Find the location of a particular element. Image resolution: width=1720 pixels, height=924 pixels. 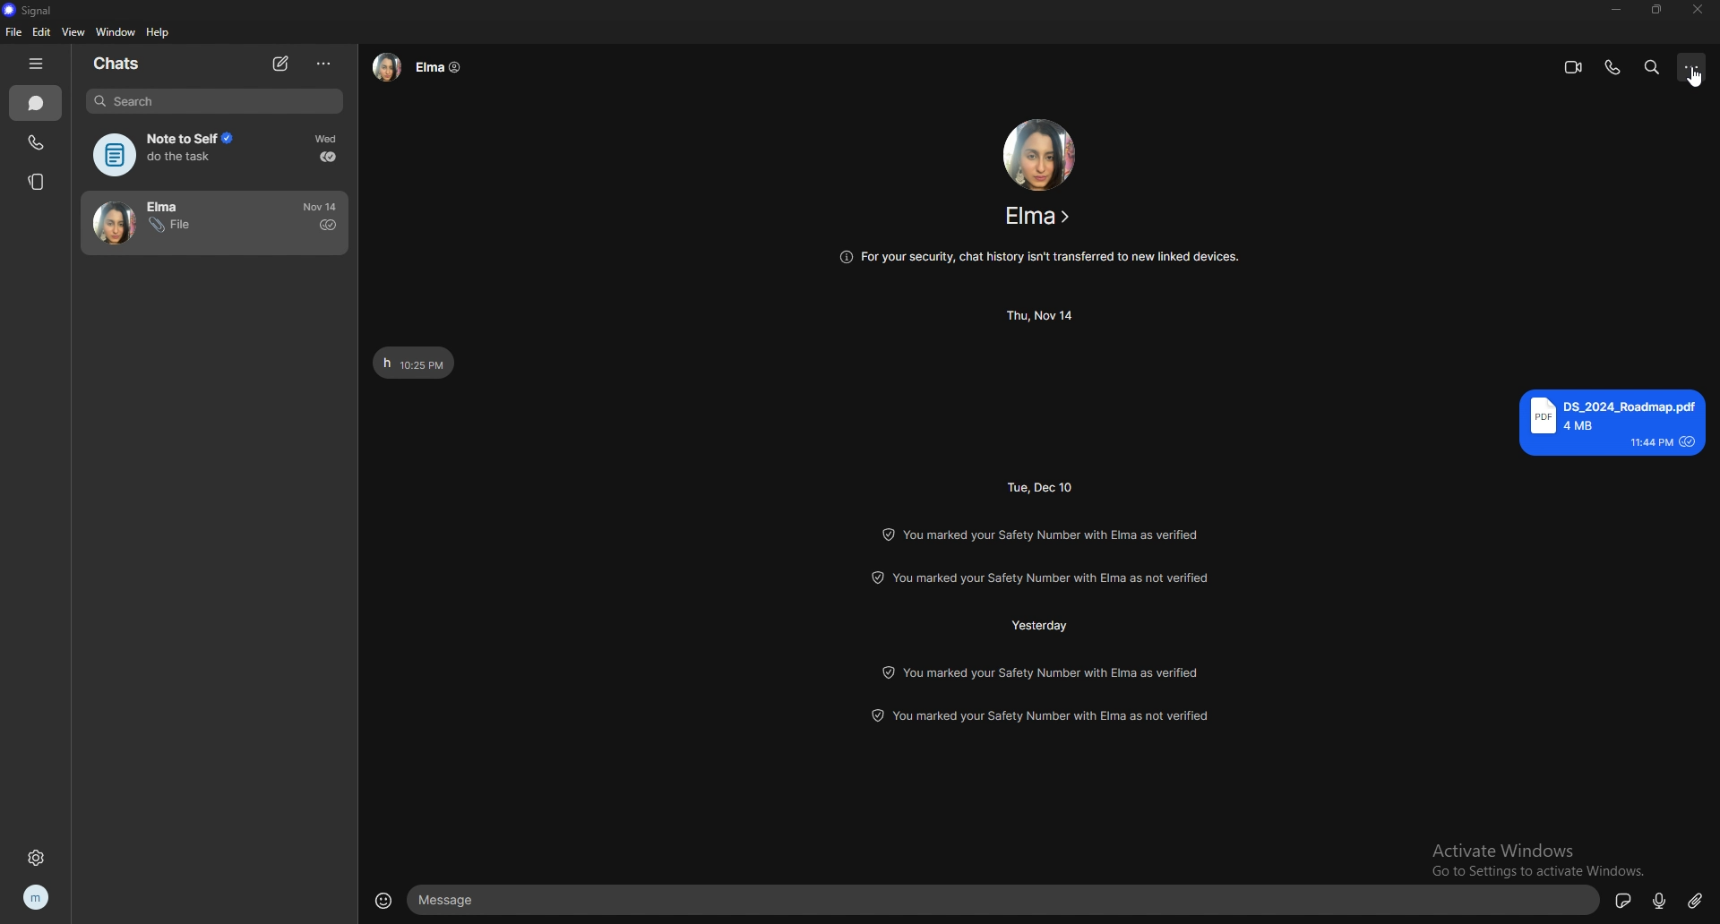

info is located at coordinates (1043, 579).